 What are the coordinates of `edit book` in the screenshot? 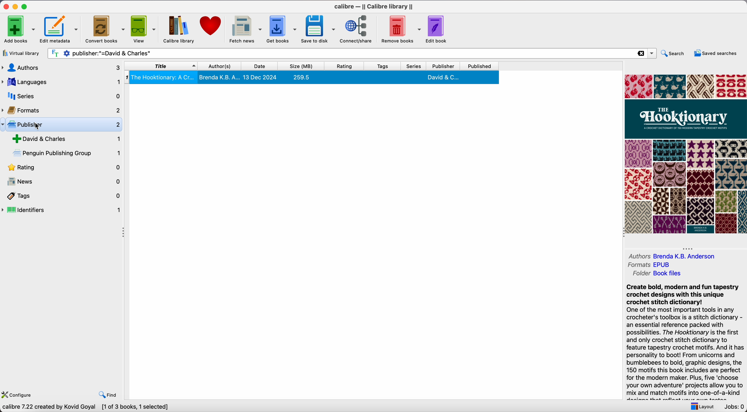 It's located at (438, 29).